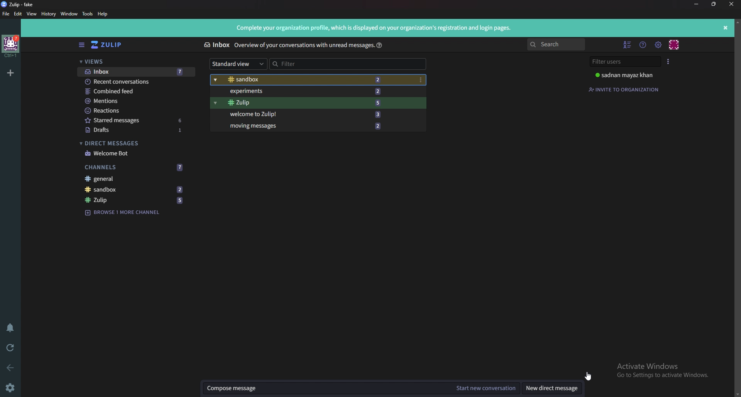 This screenshot has width=741, height=397. What do you see at coordinates (135, 167) in the screenshot?
I see `Channels` at bounding box center [135, 167].